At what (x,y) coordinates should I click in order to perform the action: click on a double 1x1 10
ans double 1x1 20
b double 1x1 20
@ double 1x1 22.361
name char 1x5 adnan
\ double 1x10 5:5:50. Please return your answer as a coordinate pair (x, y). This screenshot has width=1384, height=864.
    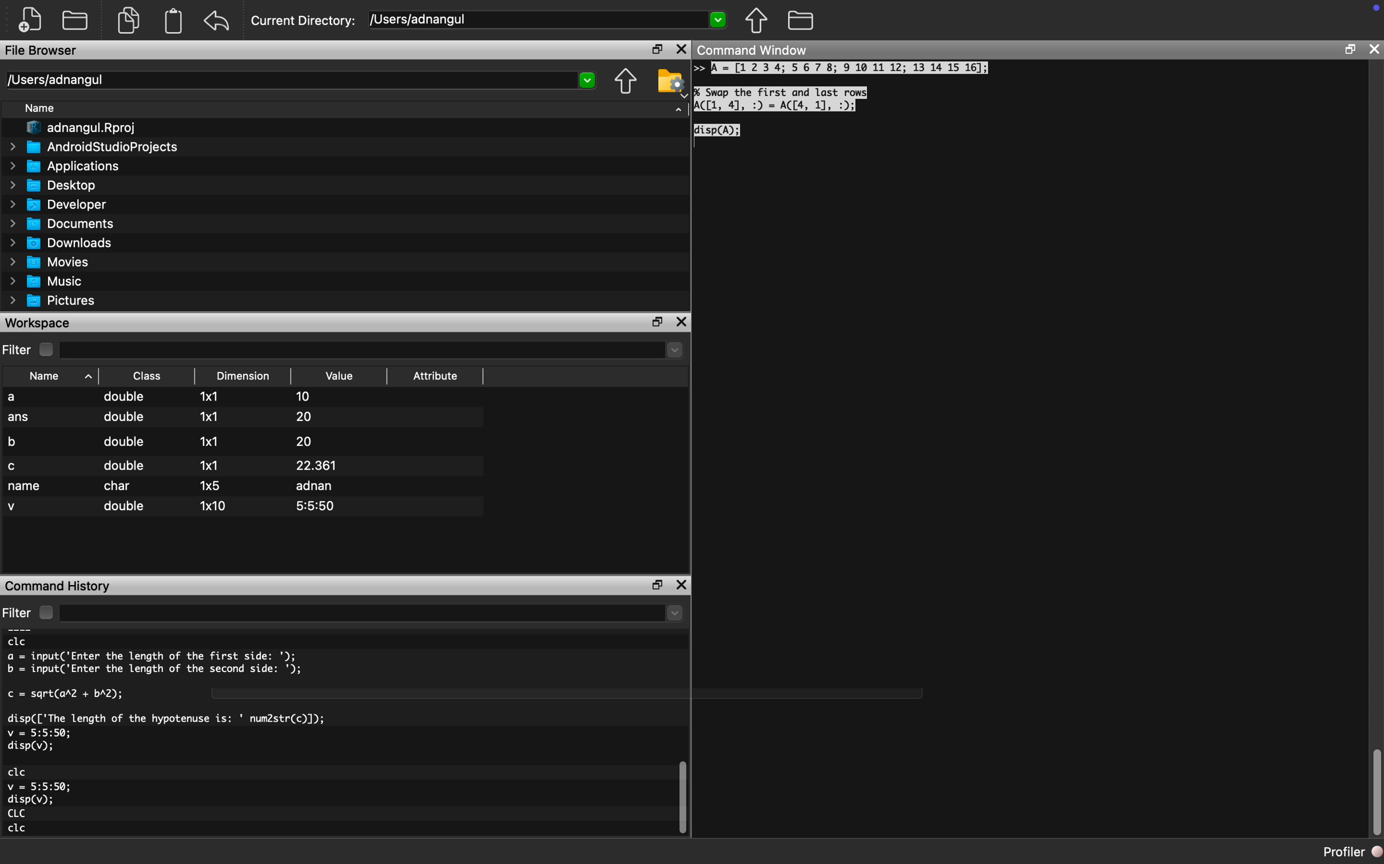
    Looking at the image, I should click on (244, 455).